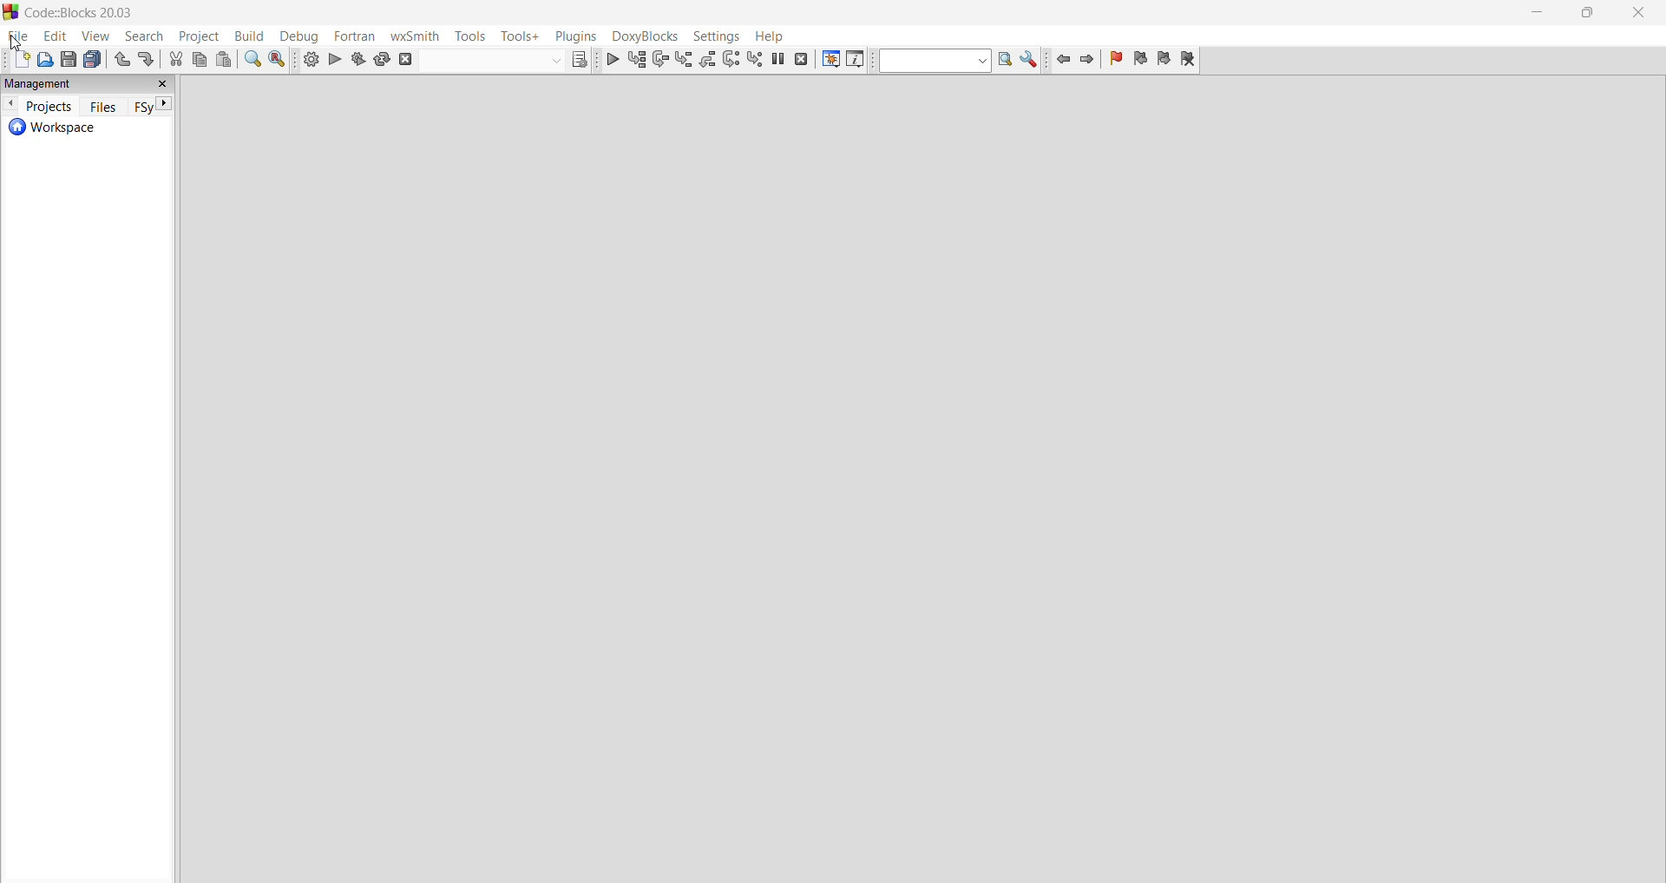 Image resolution: width=1666 pixels, height=883 pixels. I want to click on show the select target dialog, so click(581, 62).